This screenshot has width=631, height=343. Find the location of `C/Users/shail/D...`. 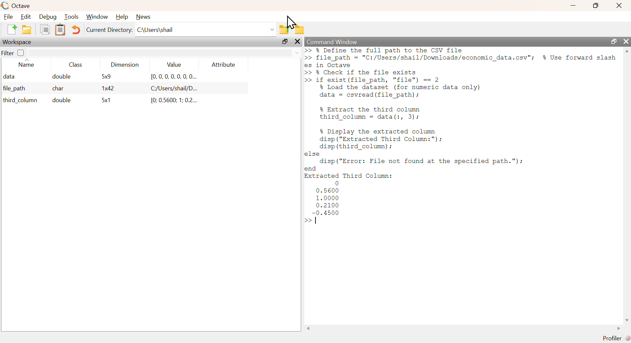

C/Users/shail/D... is located at coordinates (168, 89).